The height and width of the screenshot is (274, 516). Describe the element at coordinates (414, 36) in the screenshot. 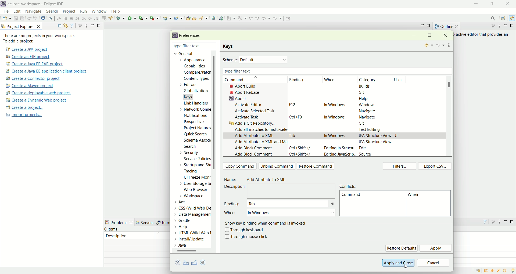

I see `minimize` at that location.